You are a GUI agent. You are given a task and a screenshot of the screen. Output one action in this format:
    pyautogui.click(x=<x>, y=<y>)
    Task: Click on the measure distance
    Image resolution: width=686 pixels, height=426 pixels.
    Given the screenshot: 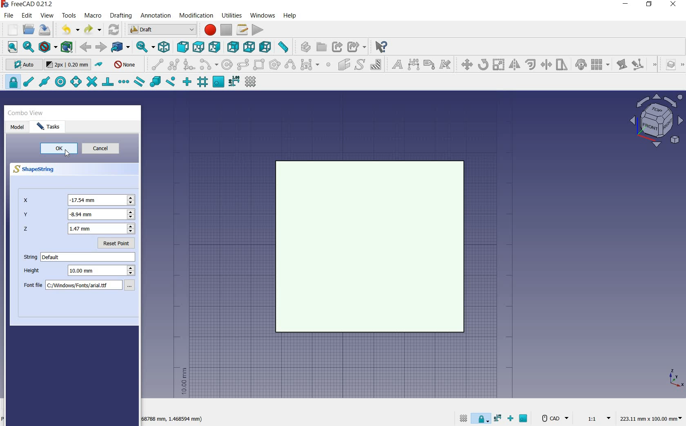 What is the action you would take?
    pyautogui.click(x=284, y=47)
    